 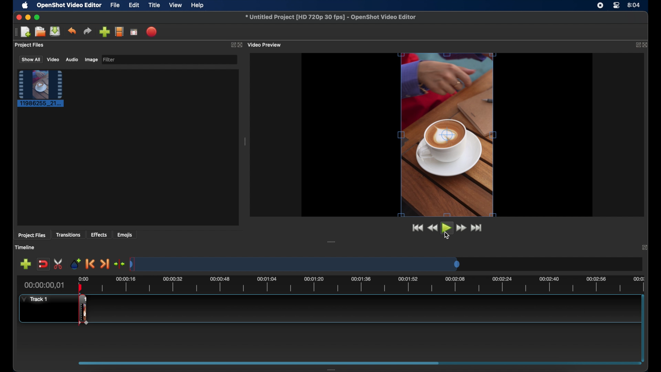 What do you see at coordinates (335, 368) in the screenshot?
I see `drag handle` at bounding box center [335, 368].